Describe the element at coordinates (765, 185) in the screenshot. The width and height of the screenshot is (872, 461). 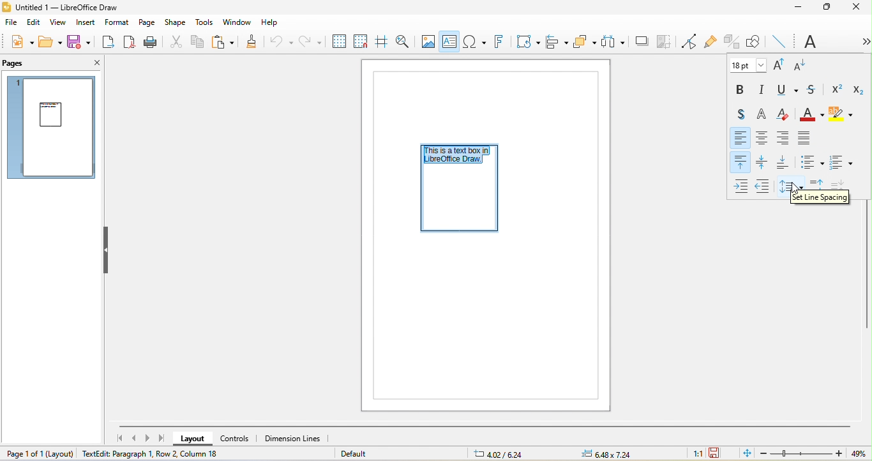
I see `decrease indent` at that location.